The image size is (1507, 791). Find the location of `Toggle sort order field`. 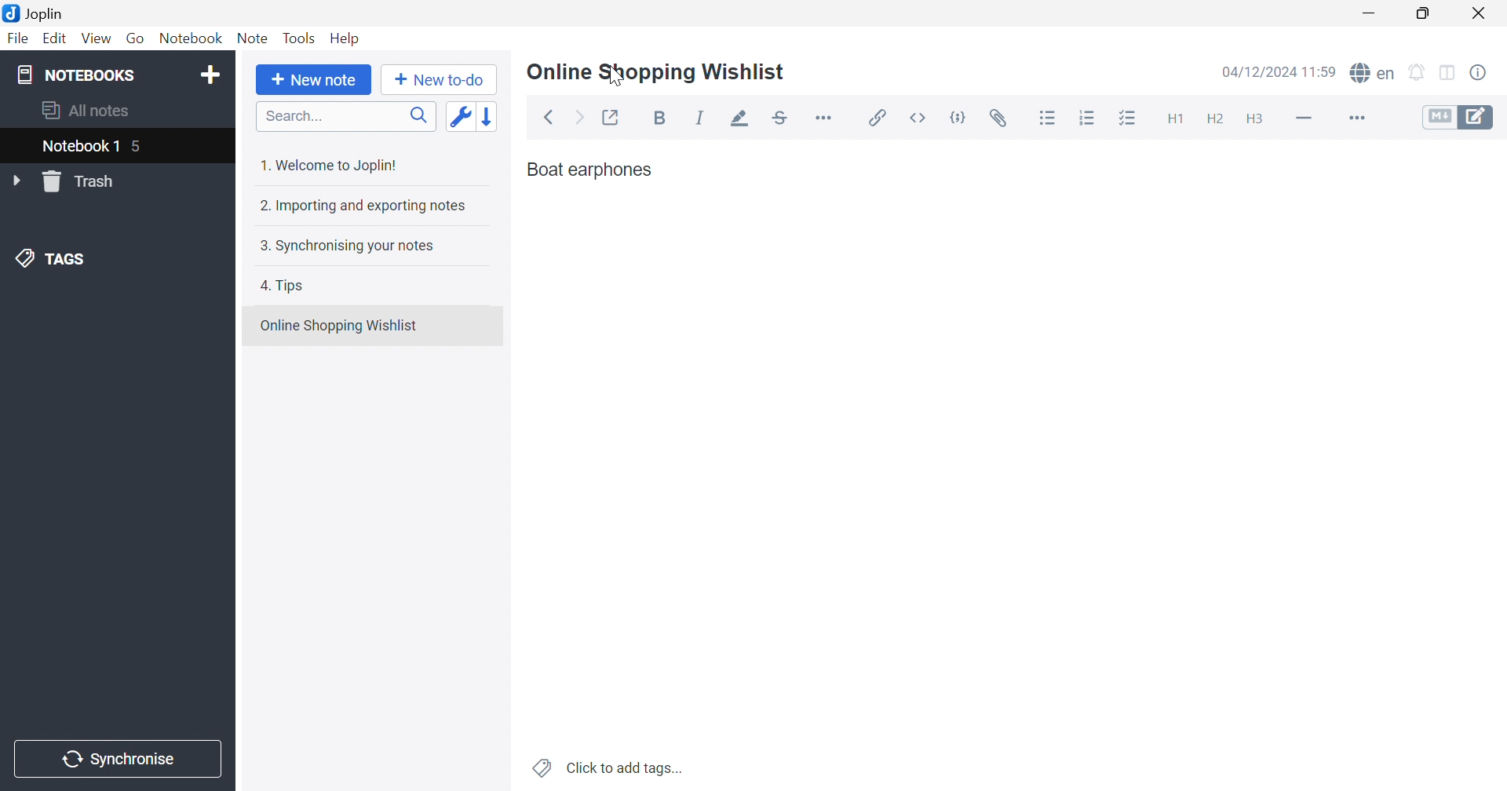

Toggle sort order field is located at coordinates (460, 116).